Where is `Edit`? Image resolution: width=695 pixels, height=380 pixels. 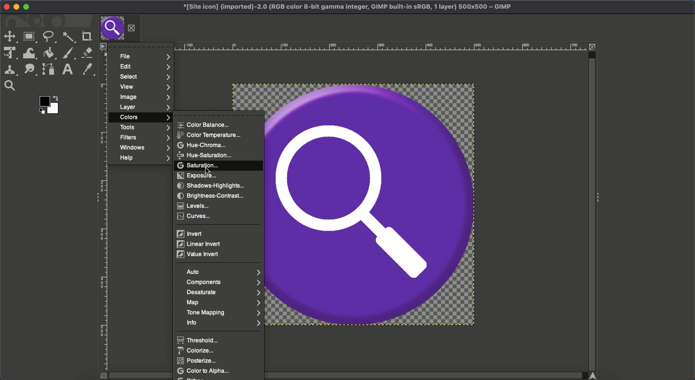 Edit is located at coordinates (144, 67).